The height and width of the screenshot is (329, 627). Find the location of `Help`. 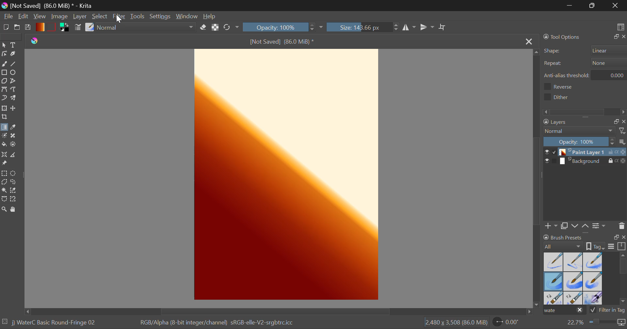

Help is located at coordinates (210, 15).